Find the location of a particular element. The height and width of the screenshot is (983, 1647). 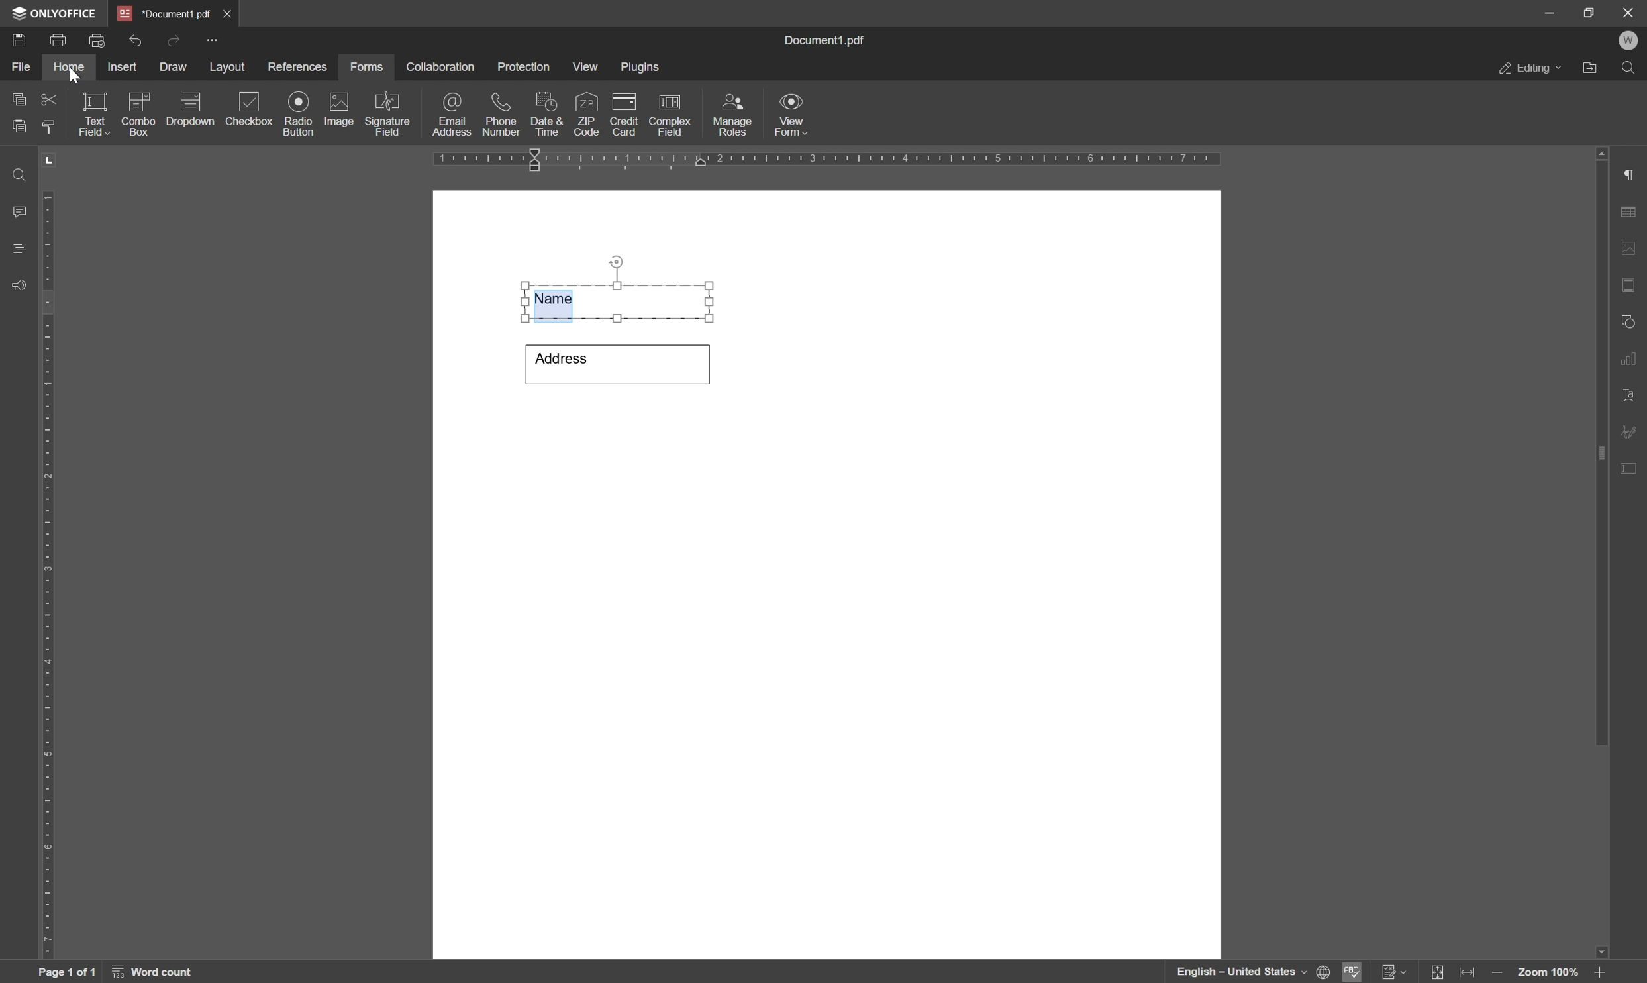

forms is located at coordinates (368, 68).